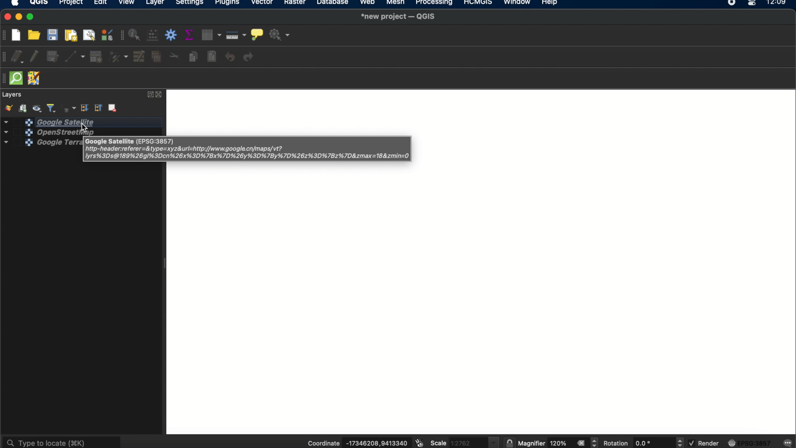 The height and width of the screenshot is (448, 796). Describe the element at coordinates (155, 3) in the screenshot. I see `layer` at that location.